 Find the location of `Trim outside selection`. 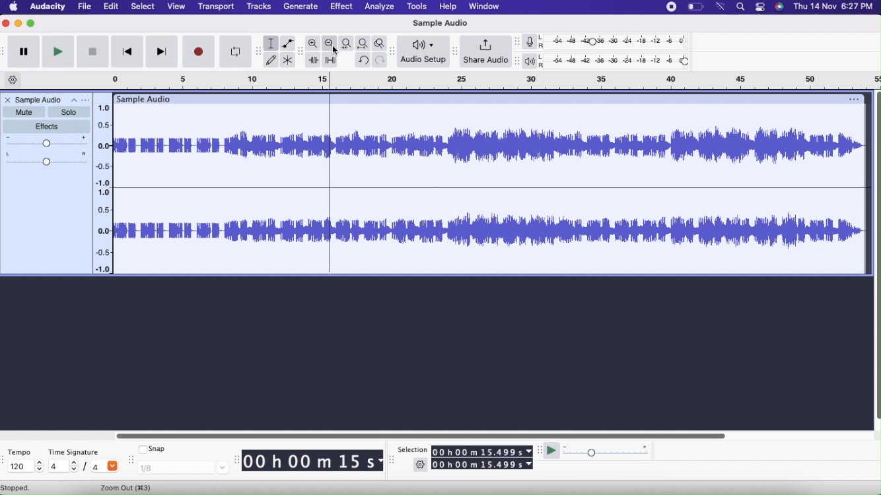

Trim outside selection is located at coordinates (314, 59).